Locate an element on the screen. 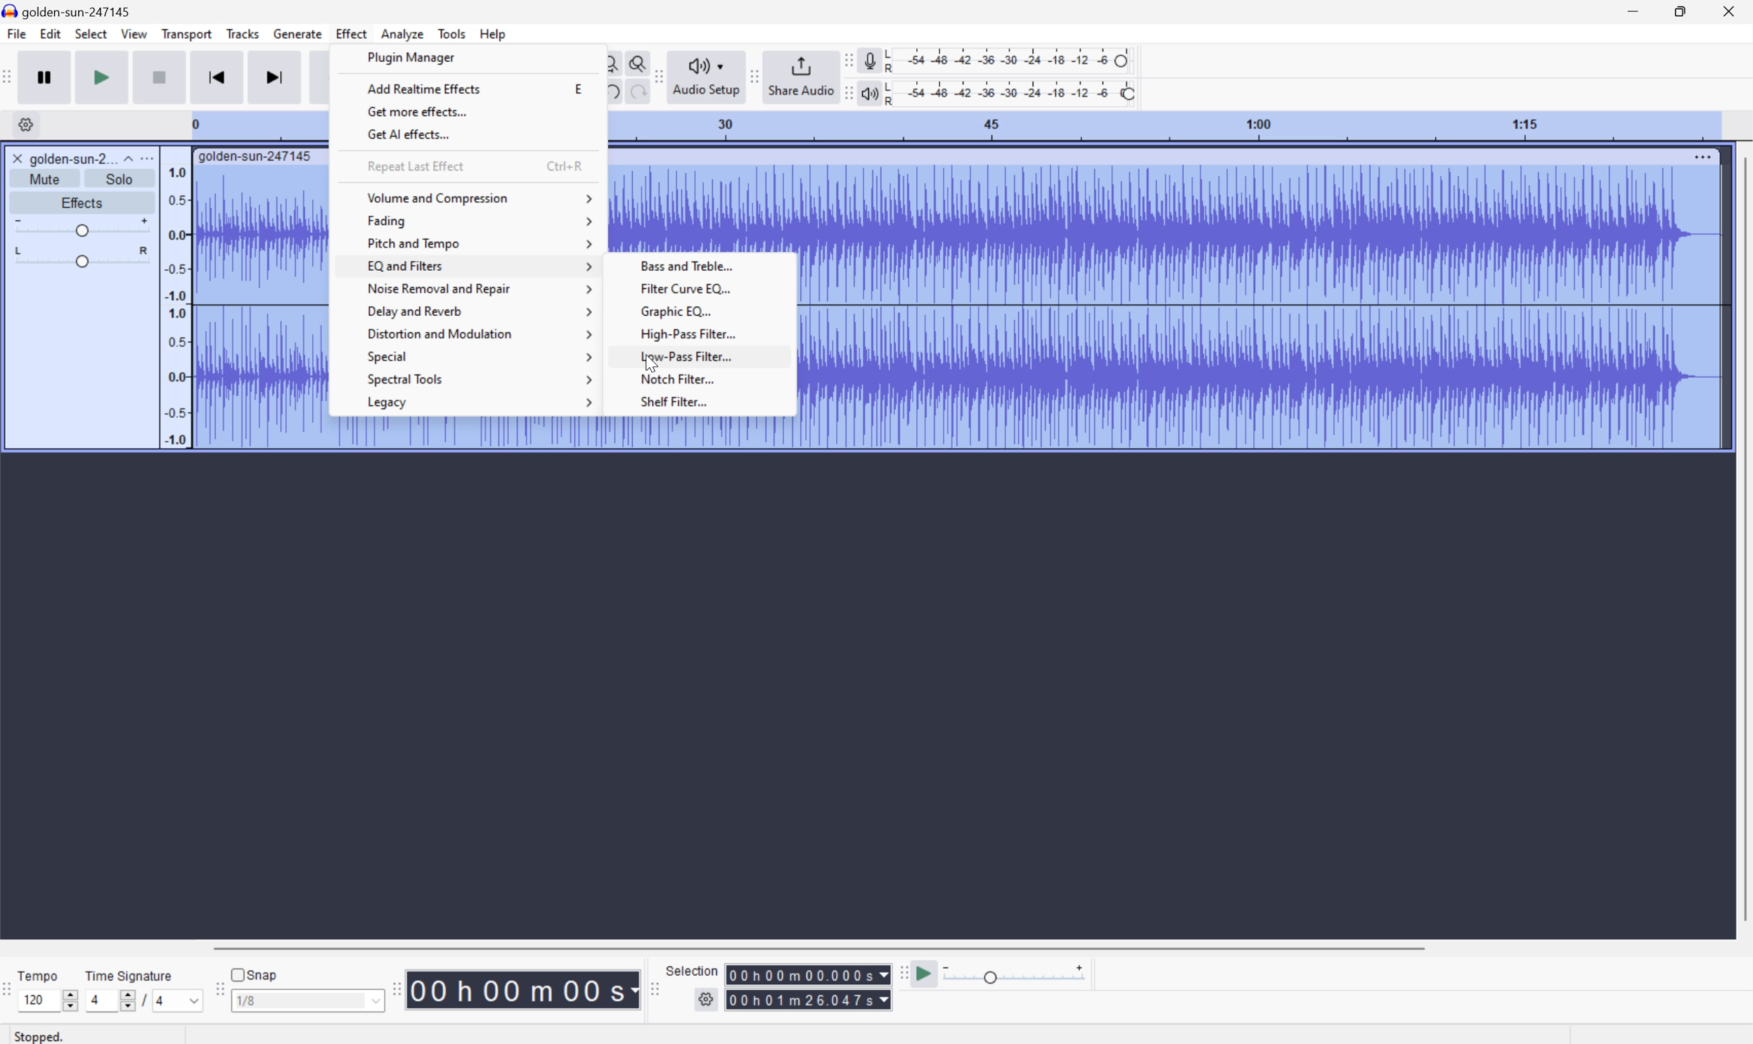  Audacity recording meter toolbar is located at coordinates (845, 61).